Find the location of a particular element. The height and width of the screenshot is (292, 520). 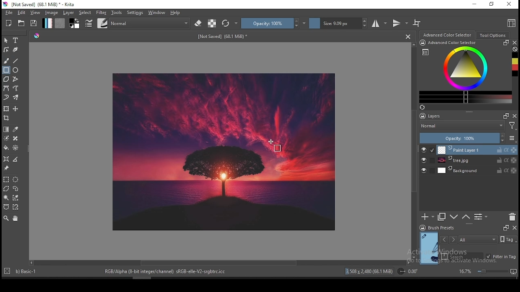

choose workspace is located at coordinates (511, 24).